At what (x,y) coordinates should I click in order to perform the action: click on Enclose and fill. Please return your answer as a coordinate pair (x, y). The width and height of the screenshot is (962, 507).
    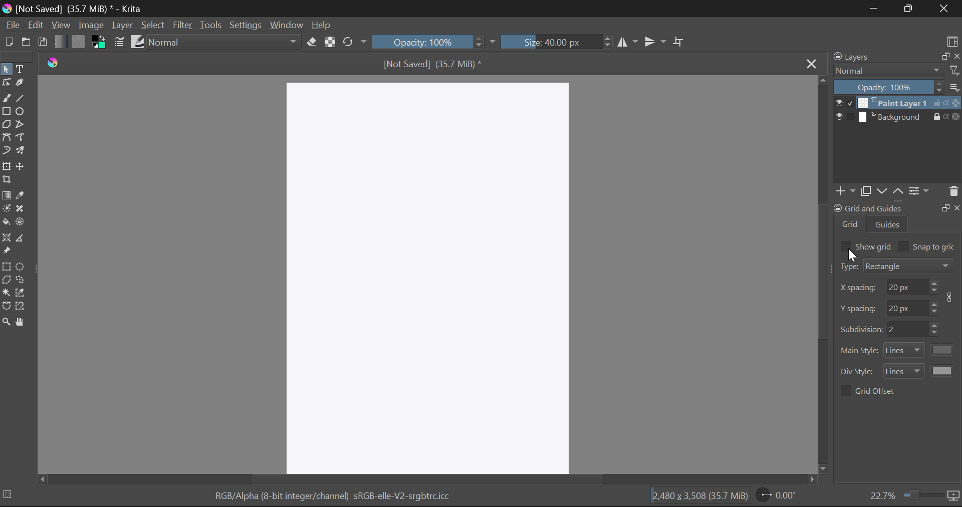
    Looking at the image, I should click on (22, 222).